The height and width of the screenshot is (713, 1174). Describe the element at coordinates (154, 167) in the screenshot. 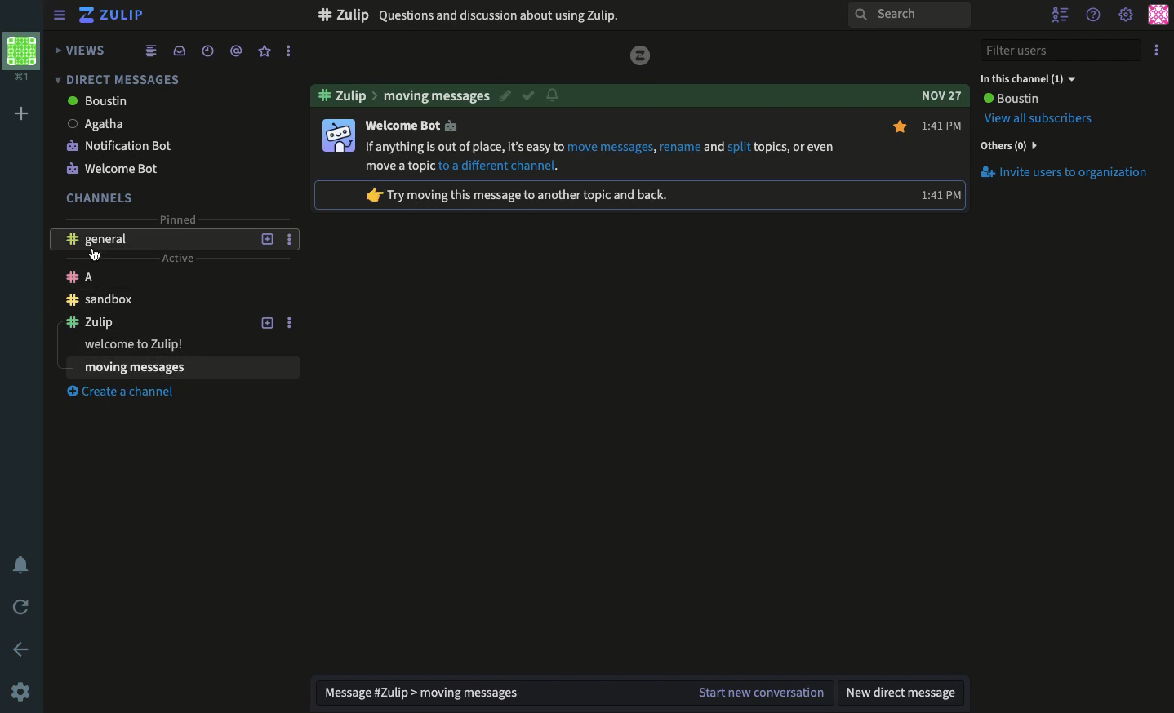

I see `Welcome bot` at that location.